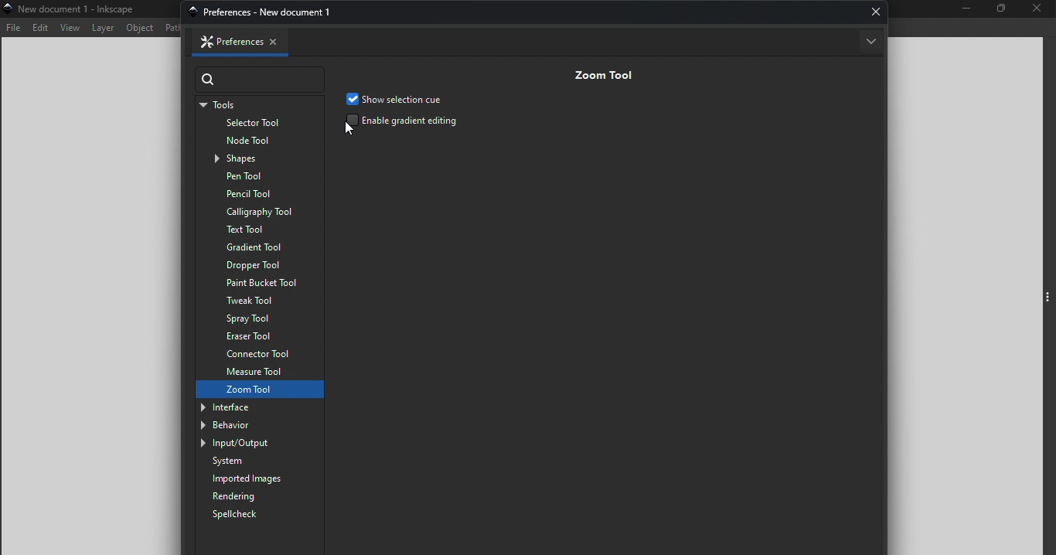 This screenshot has width=1056, height=555. What do you see at coordinates (603, 74) in the screenshot?
I see `Zoom tool` at bounding box center [603, 74].